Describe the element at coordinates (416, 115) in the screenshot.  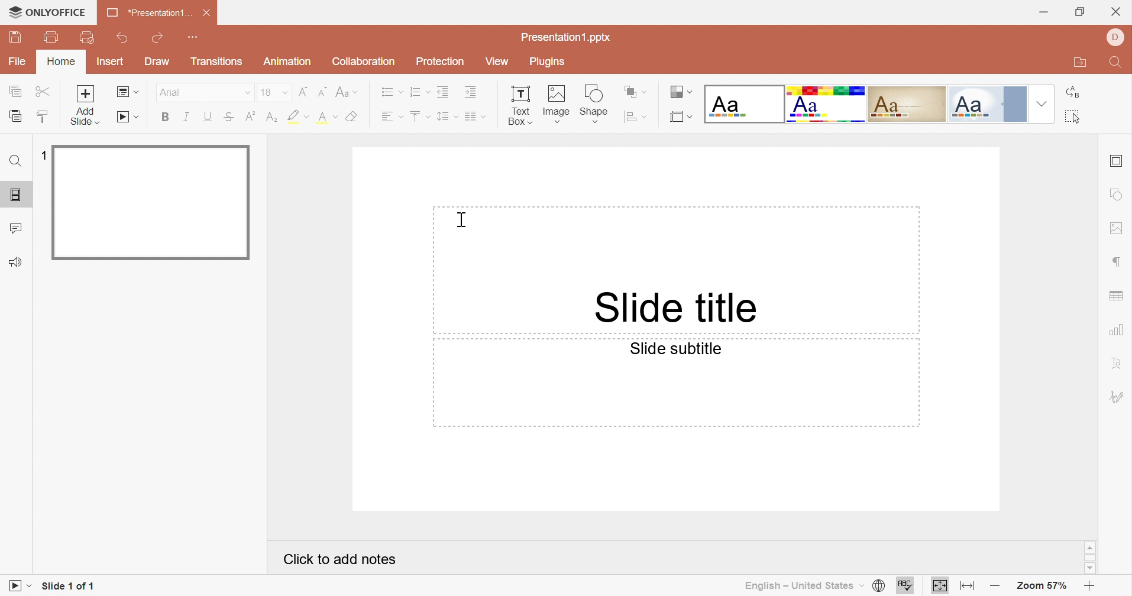
I see `Vertical align` at that location.